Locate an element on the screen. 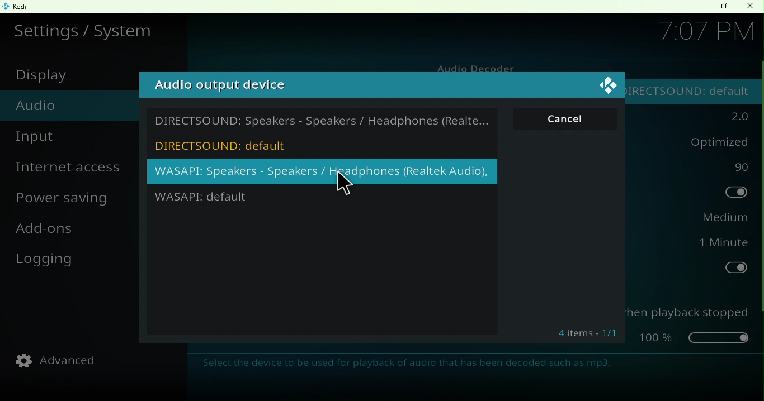  2.0 is located at coordinates (728, 117).